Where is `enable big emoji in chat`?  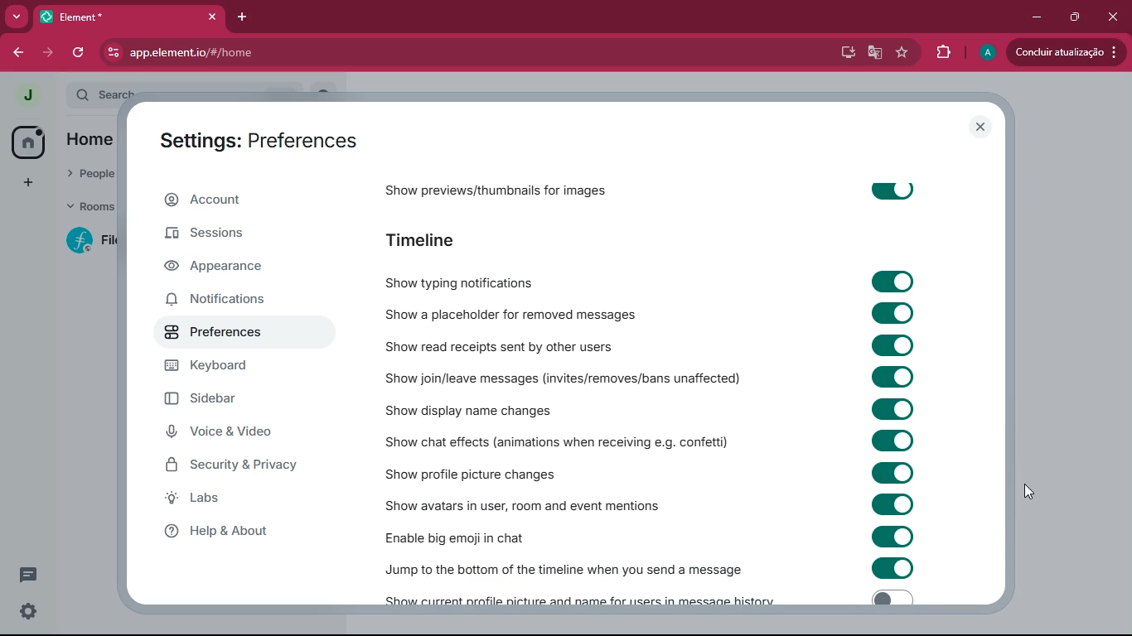 enable big emoji in chat is located at coordinates (468, 534).